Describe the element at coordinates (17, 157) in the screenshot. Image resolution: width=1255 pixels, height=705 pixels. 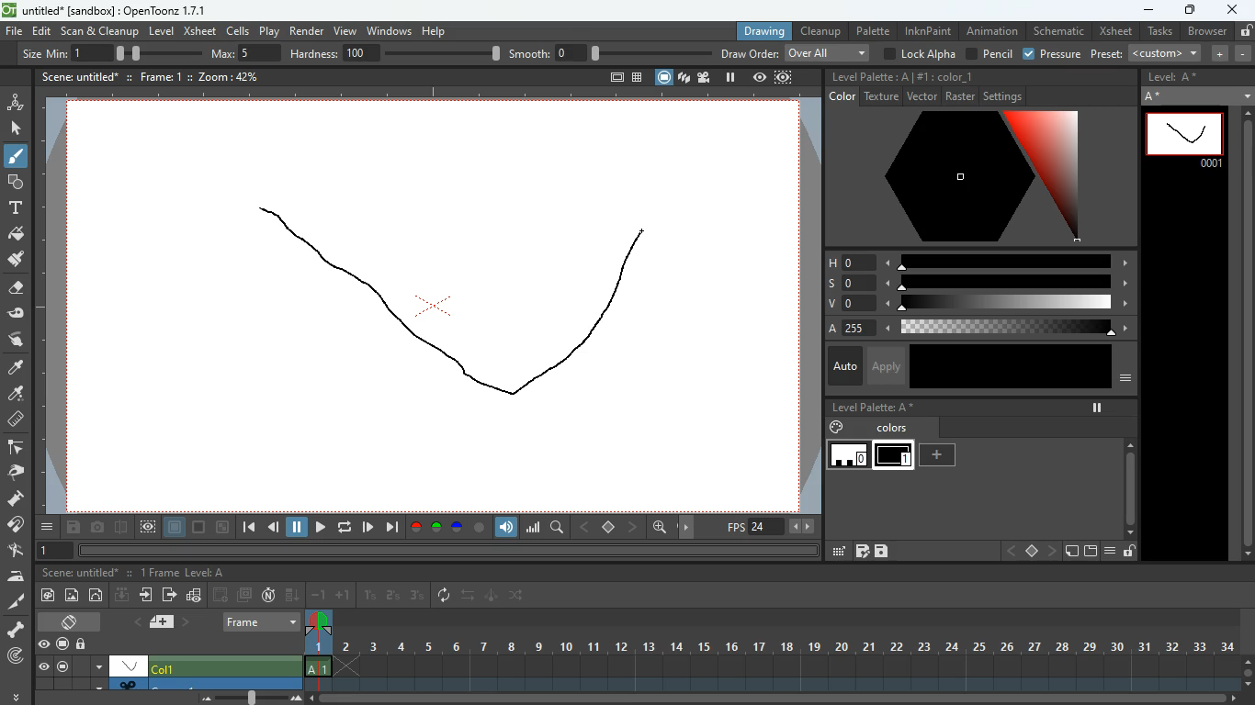
I see `brush` at that location.